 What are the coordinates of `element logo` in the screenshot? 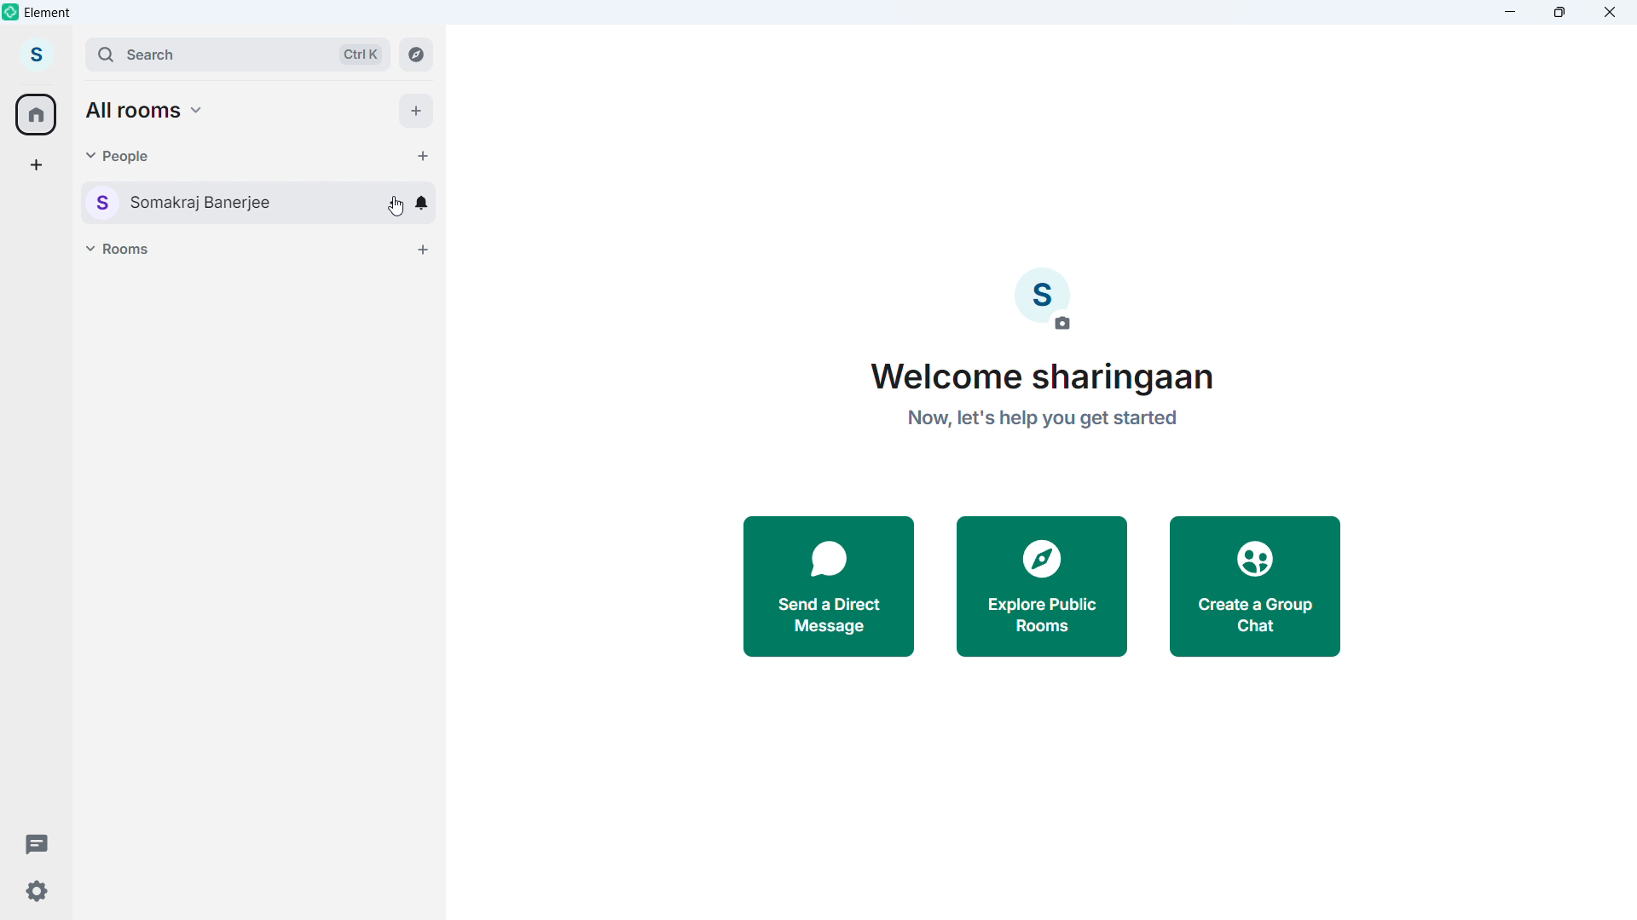 It's located at (11, 11).